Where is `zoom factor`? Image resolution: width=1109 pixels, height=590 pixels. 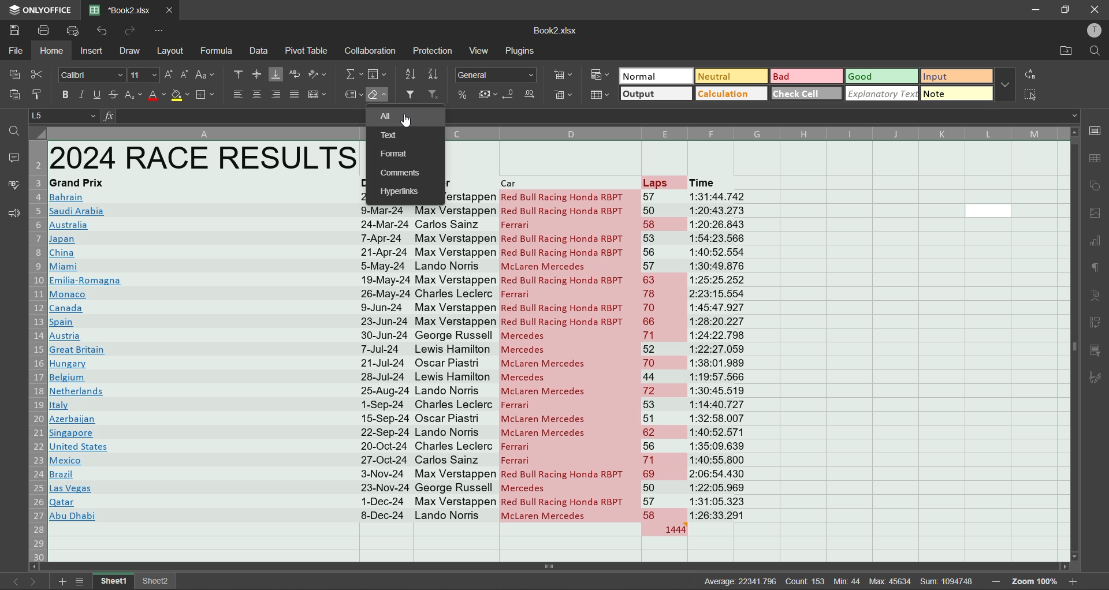
zoom factor is located at coordinates (1036, 581).